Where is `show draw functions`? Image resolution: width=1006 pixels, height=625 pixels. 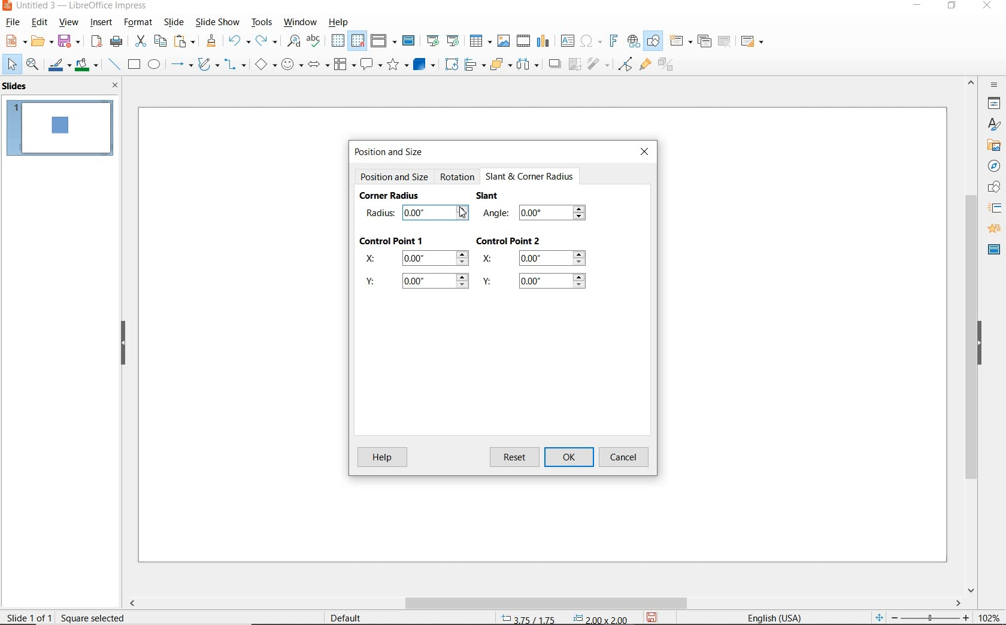
show draw functions is located at coordinates (654, 41).